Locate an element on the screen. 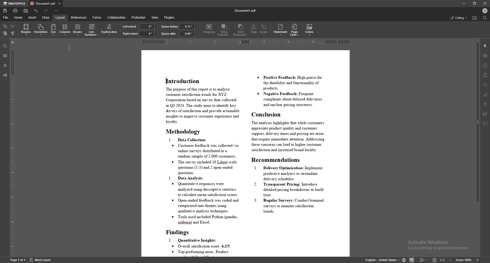 The width and height of the screenshot is (490, 263). text box is located at coordinates (486, 124).